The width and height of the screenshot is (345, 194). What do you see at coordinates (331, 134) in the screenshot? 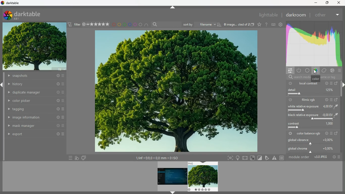
I see `menu` at bounding box center [331, 134].